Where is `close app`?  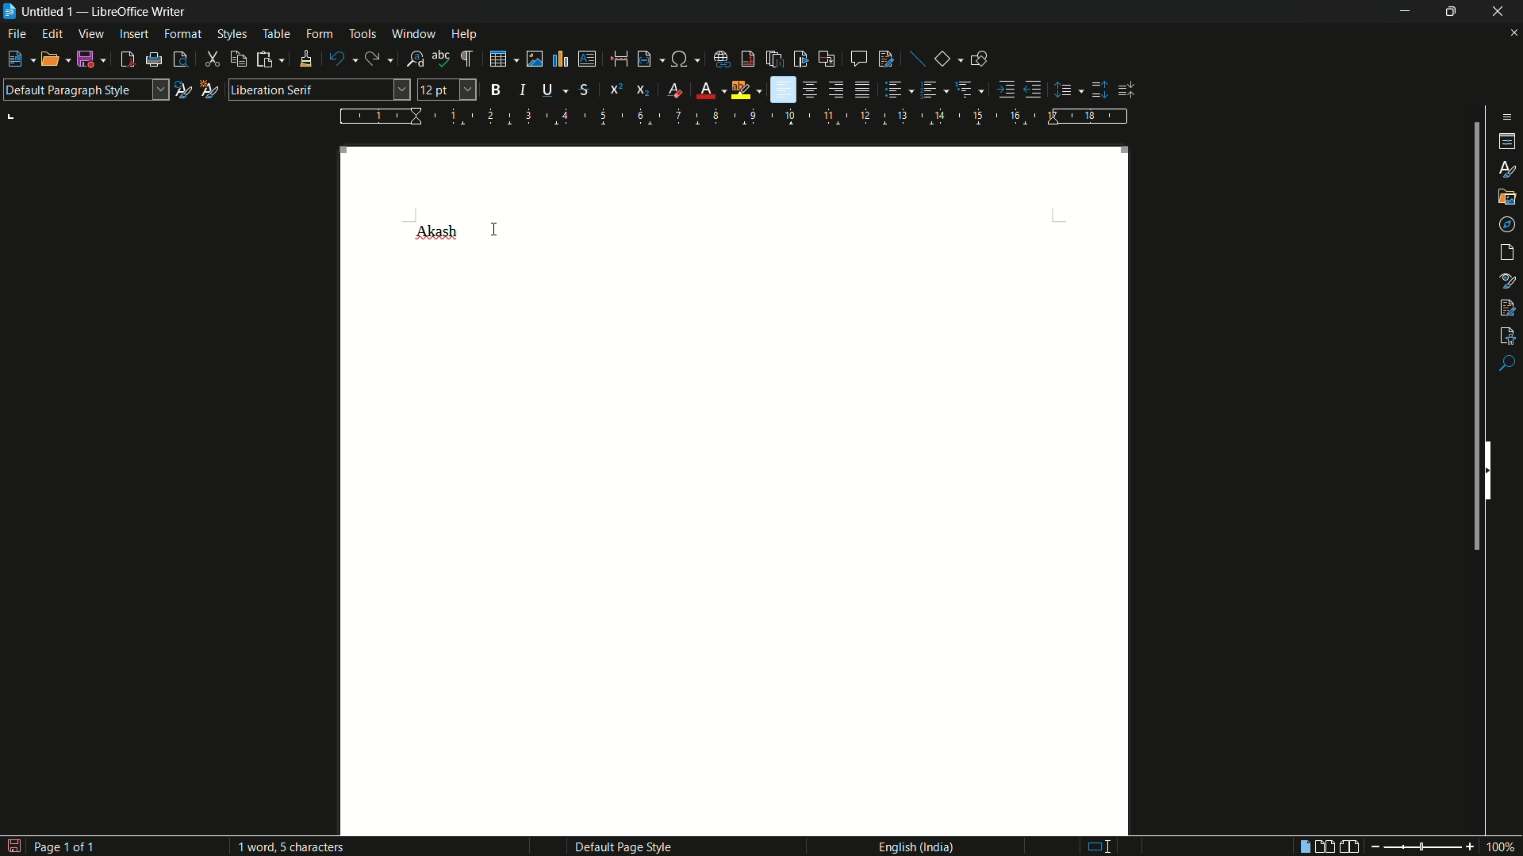 close app is located at coordinates (1499, 11).